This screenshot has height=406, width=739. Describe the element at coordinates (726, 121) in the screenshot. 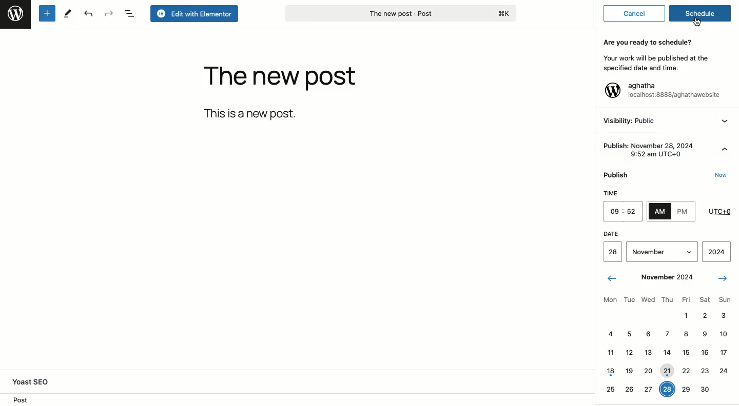

I see `Expand` at that location.